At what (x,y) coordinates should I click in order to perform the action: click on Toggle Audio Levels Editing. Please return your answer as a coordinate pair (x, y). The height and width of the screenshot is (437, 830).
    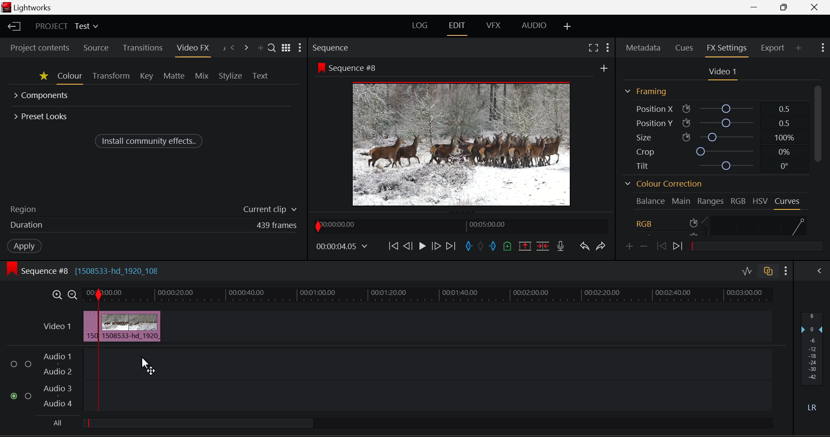
    Looking at the image, I should click on (747, 272).